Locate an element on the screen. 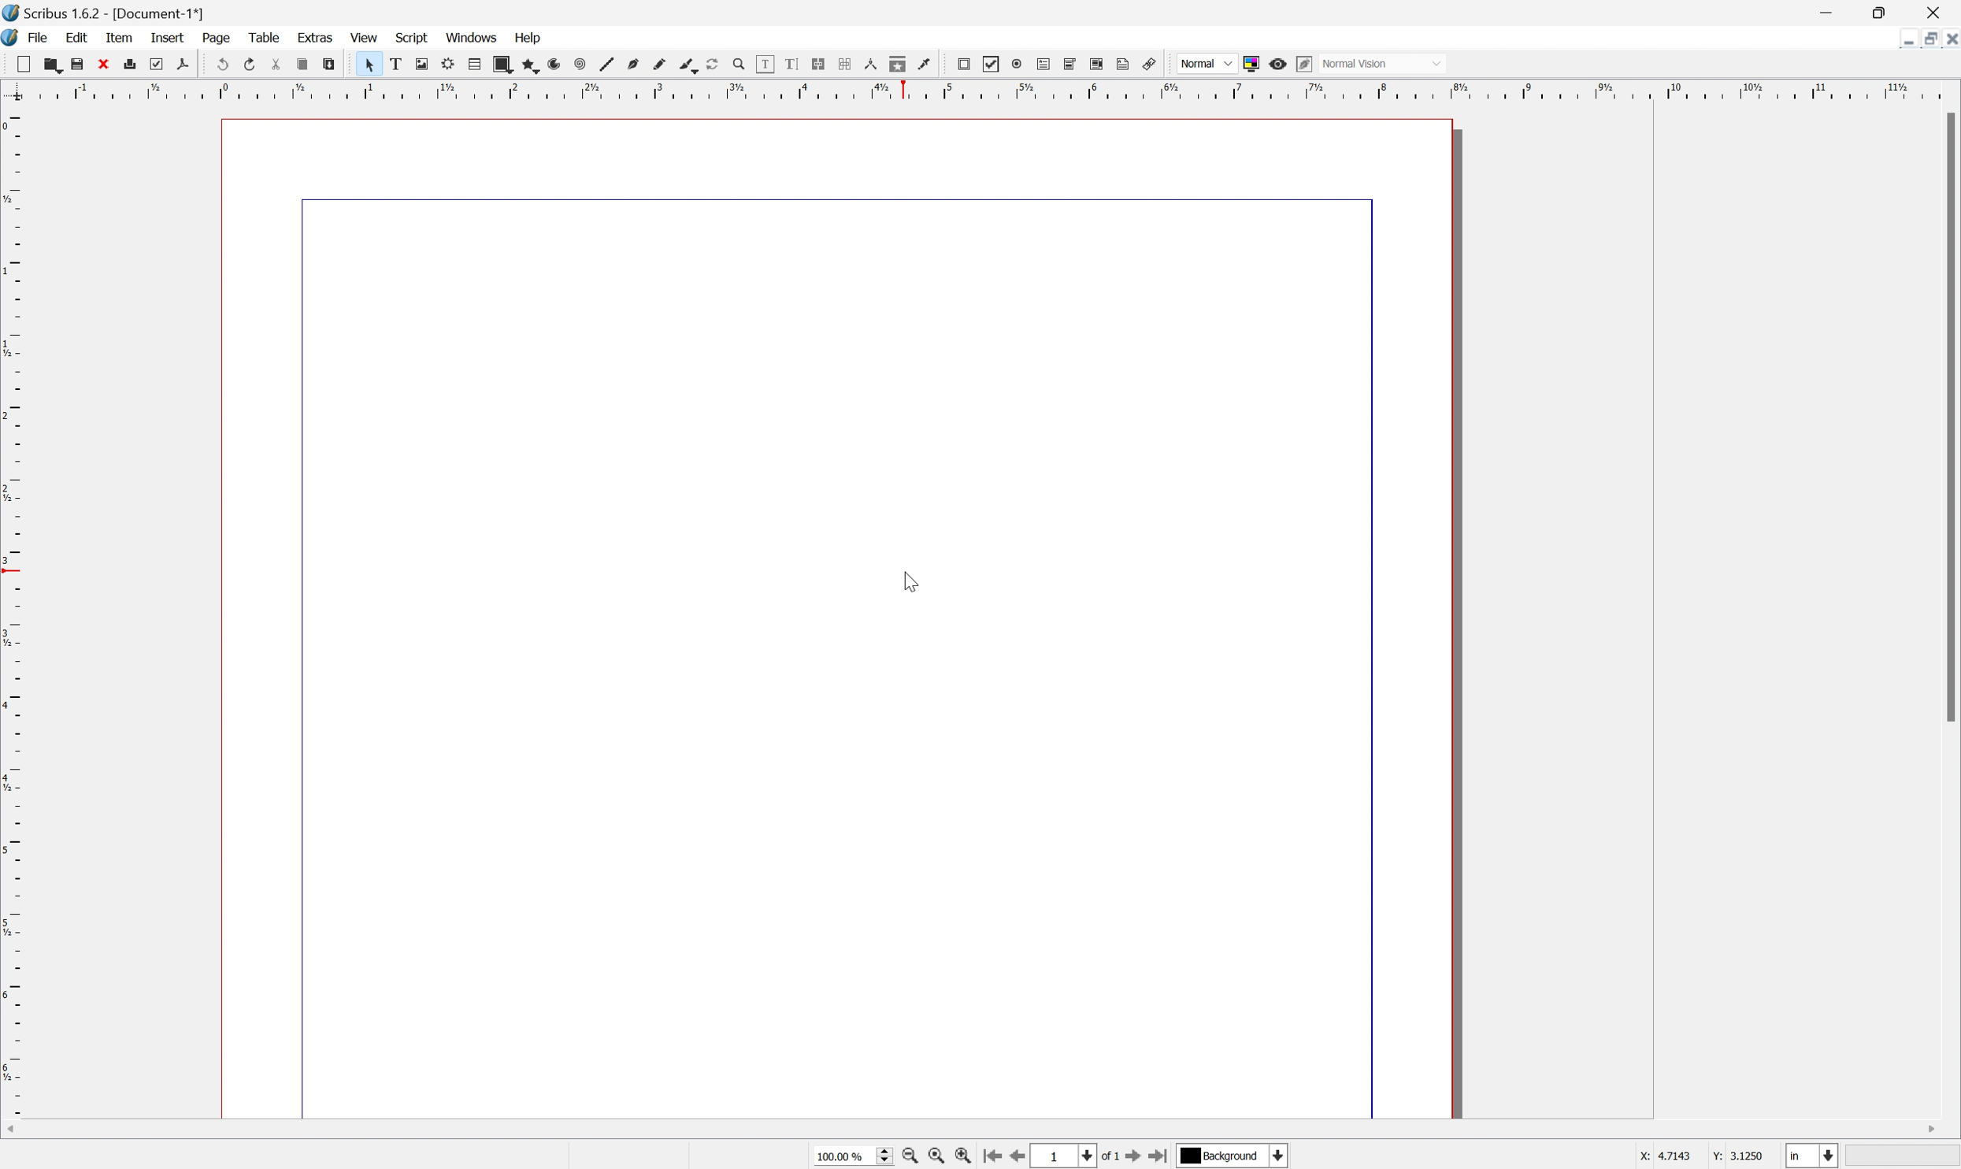 The width and height of the screenshot is (1961, 1169). Zoom in or zoom out is located at coordinates (738, 65).